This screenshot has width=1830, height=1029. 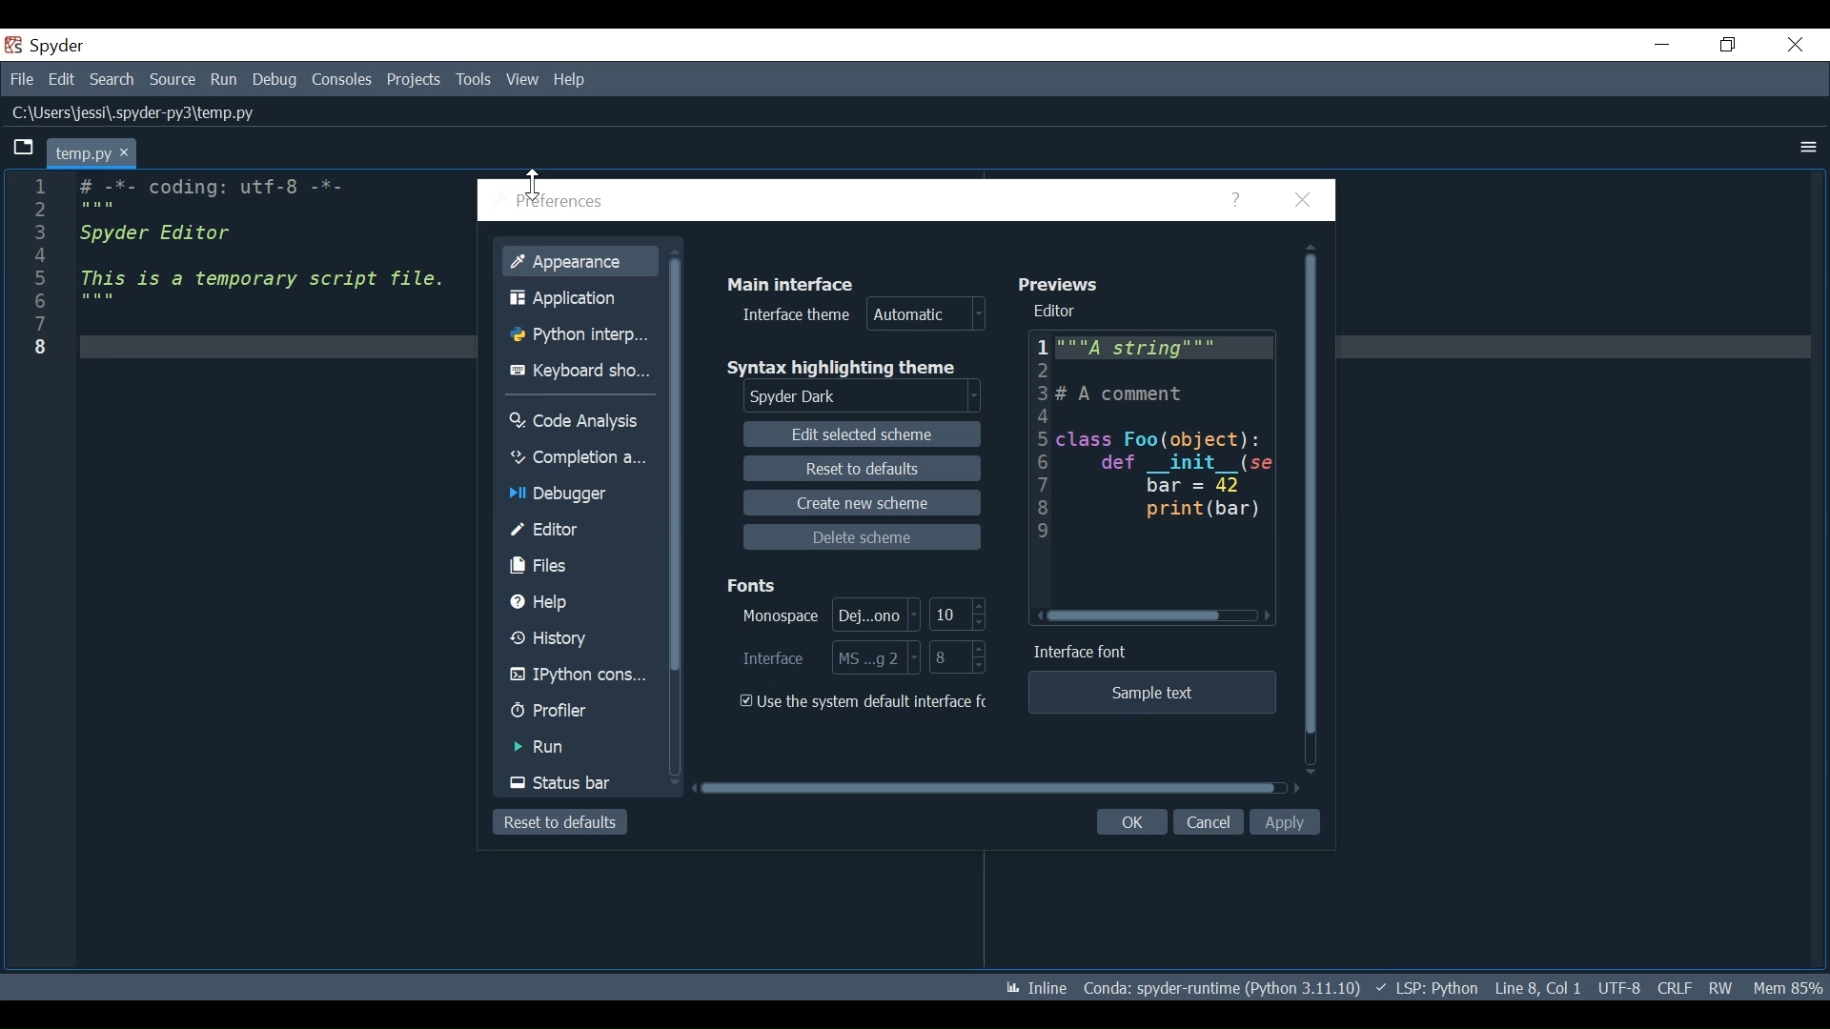 What do you see at coordinates (568, 81) in the screenshot?
I see `Help` at bounding box center [568, 81].